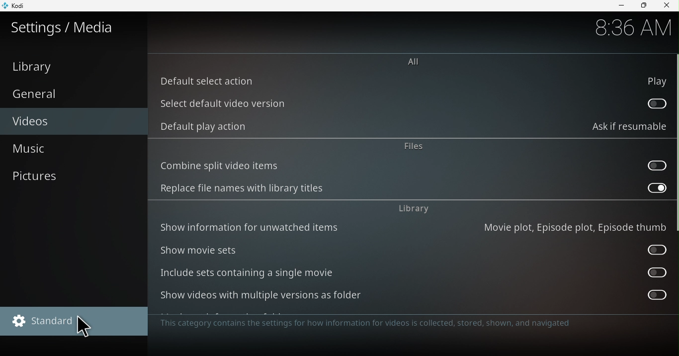 This screenshot has height=356, width=679. Describe the element at coordinates (86, 329) in the screenshot. I see `cursor` at that location.